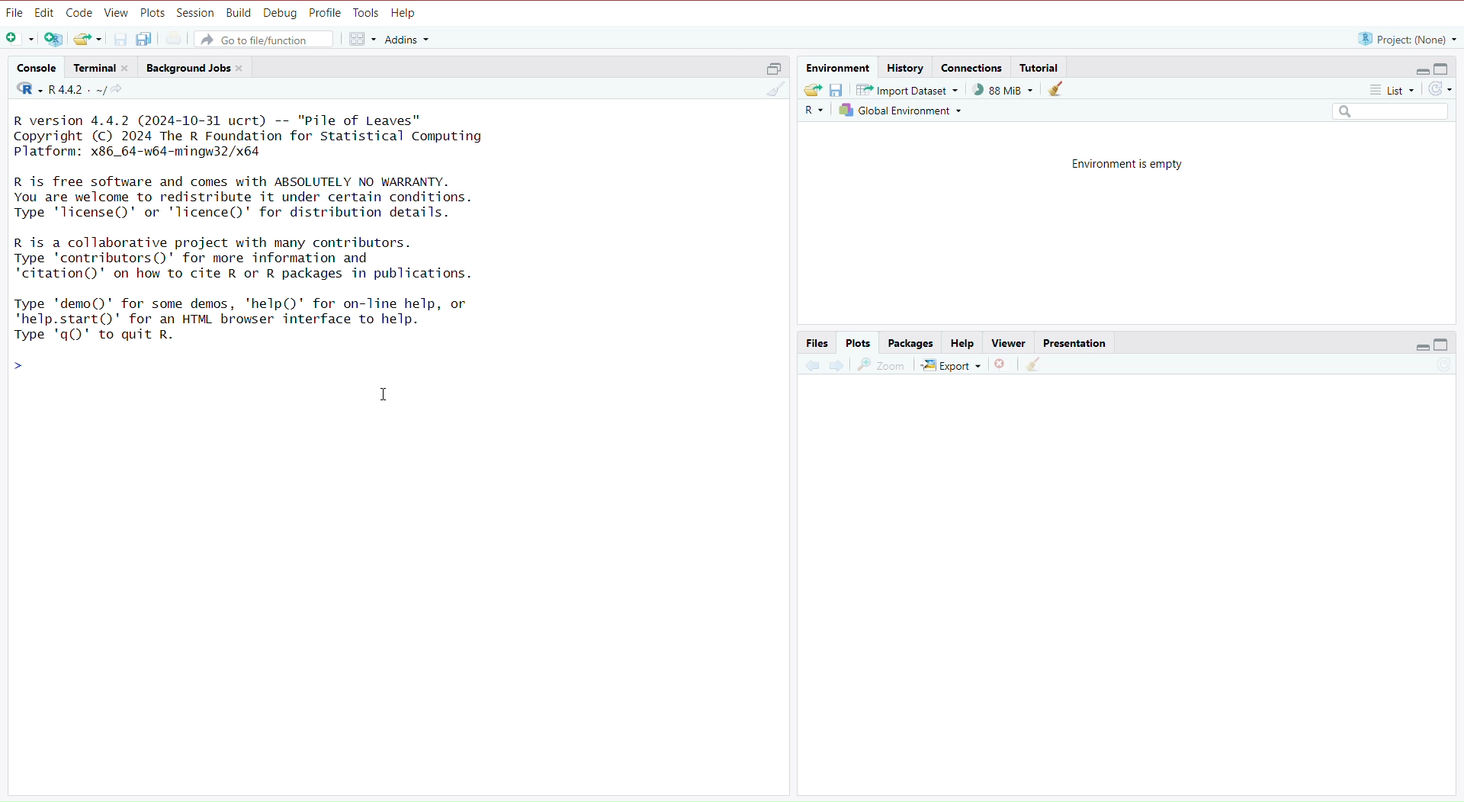 This screenshot has width=1464, height=802. I want to click on edit, so click(44, 13).